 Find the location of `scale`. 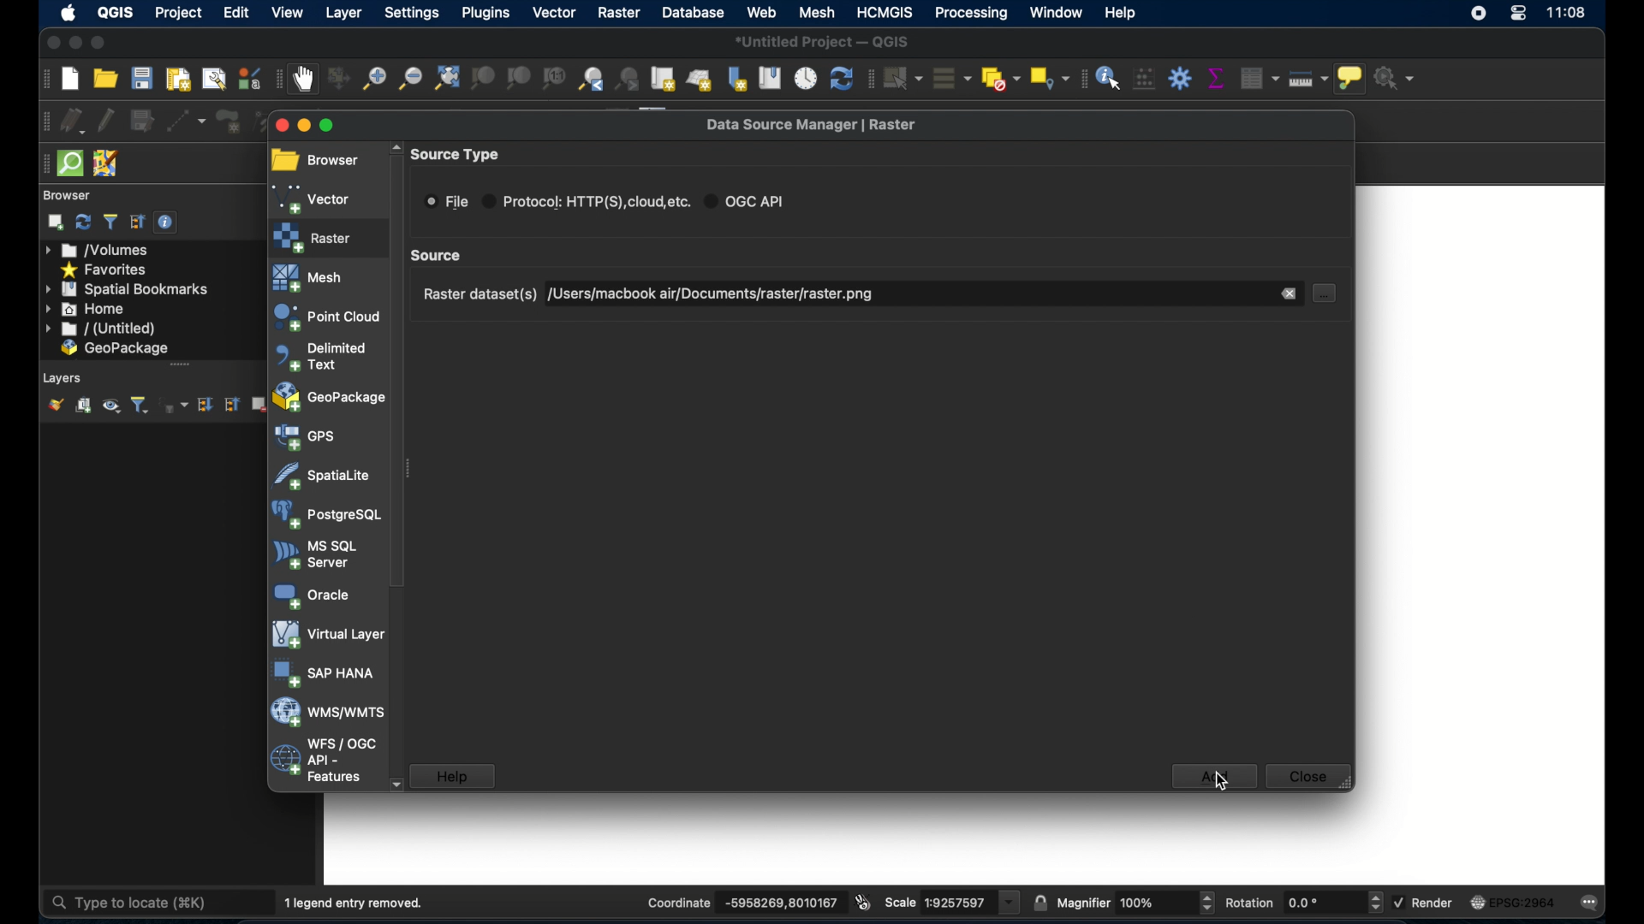

scale is located at coordinates (901, 903).